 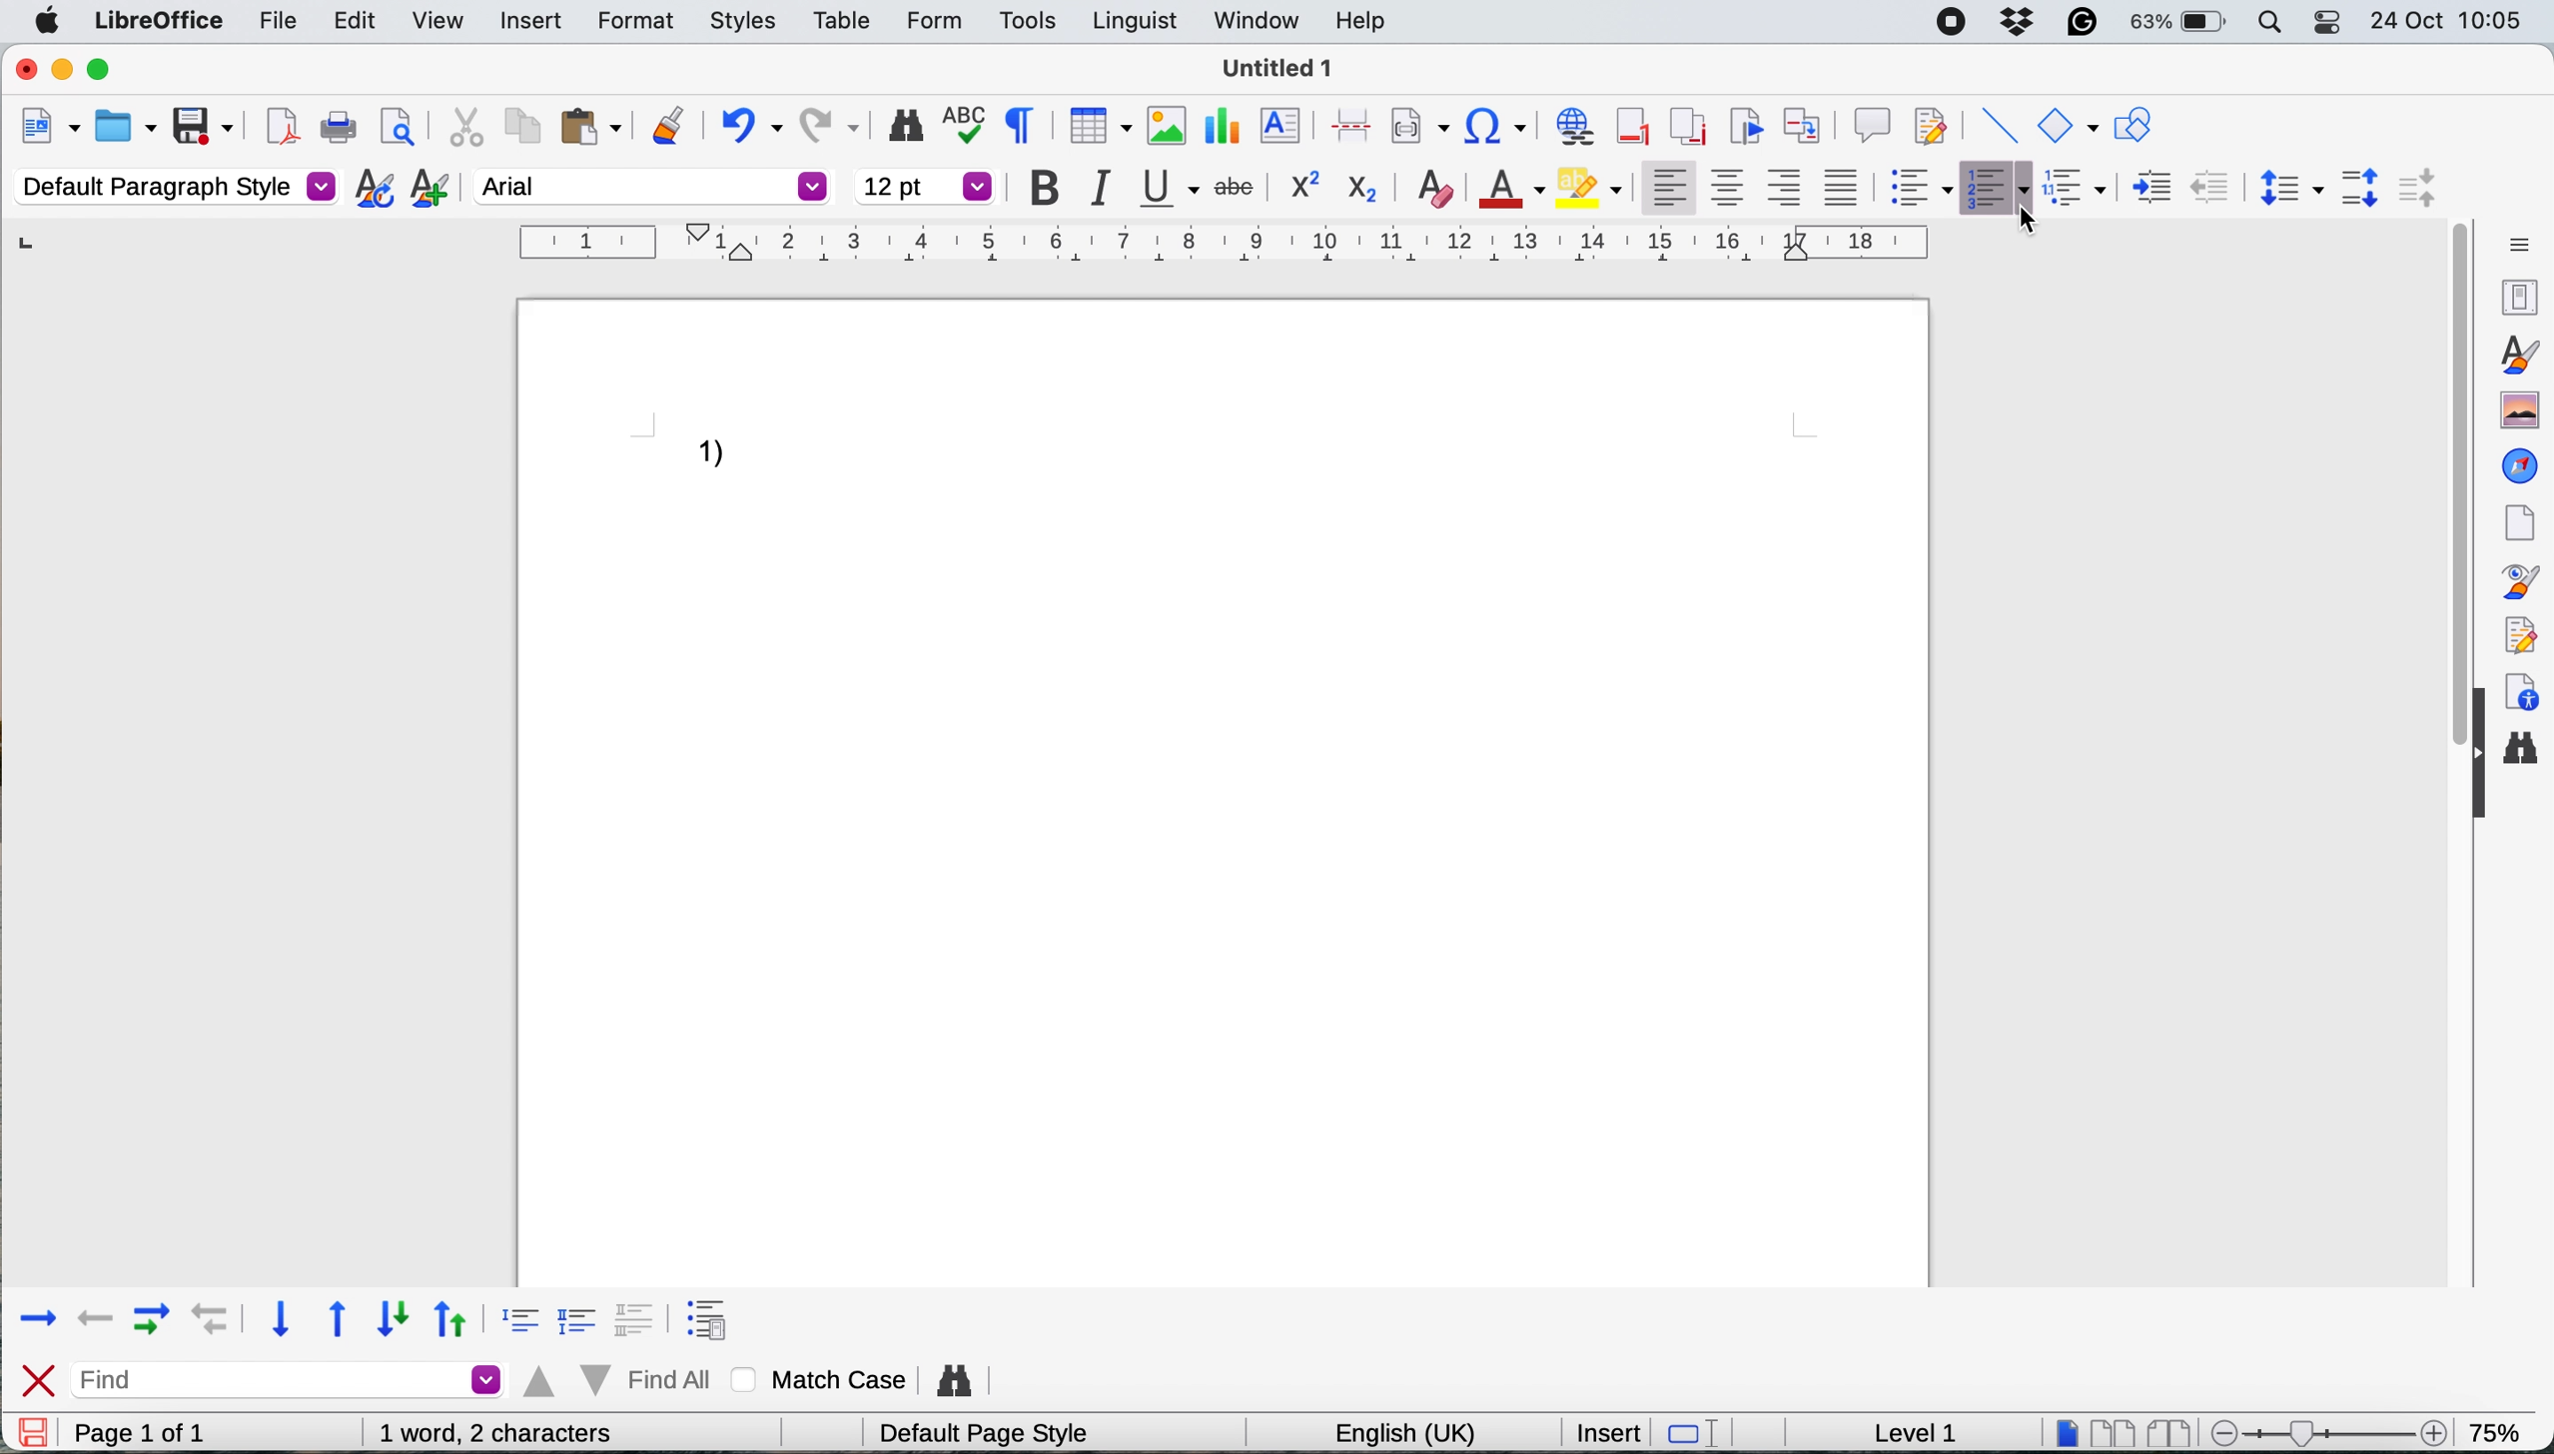 I want to click on up, so click(x=452, y=1315).